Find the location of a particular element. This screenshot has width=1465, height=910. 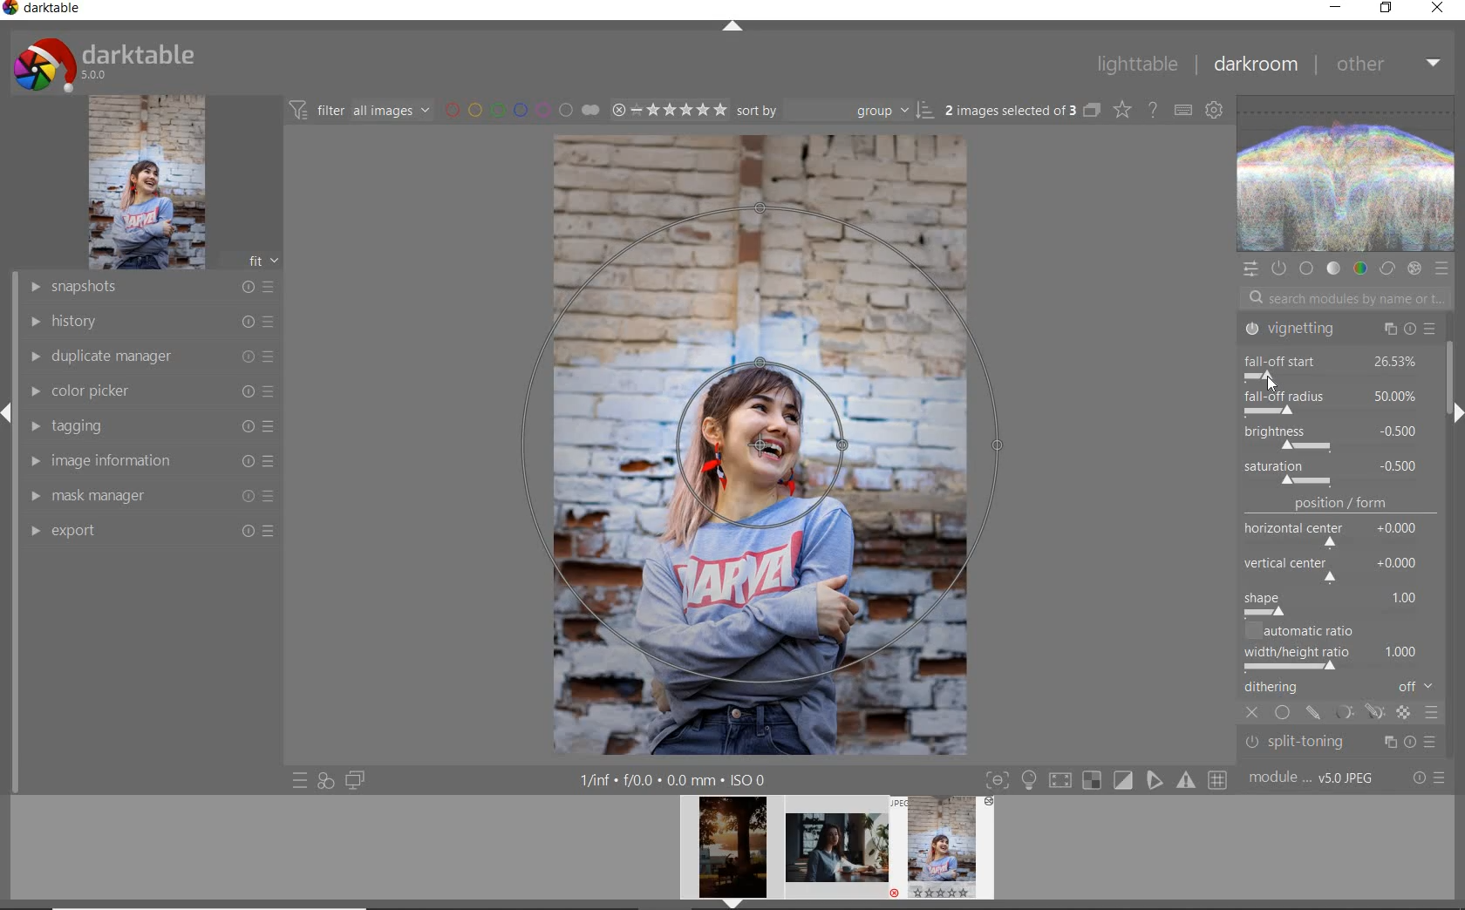

tone is located at coordinates (1334, 269).